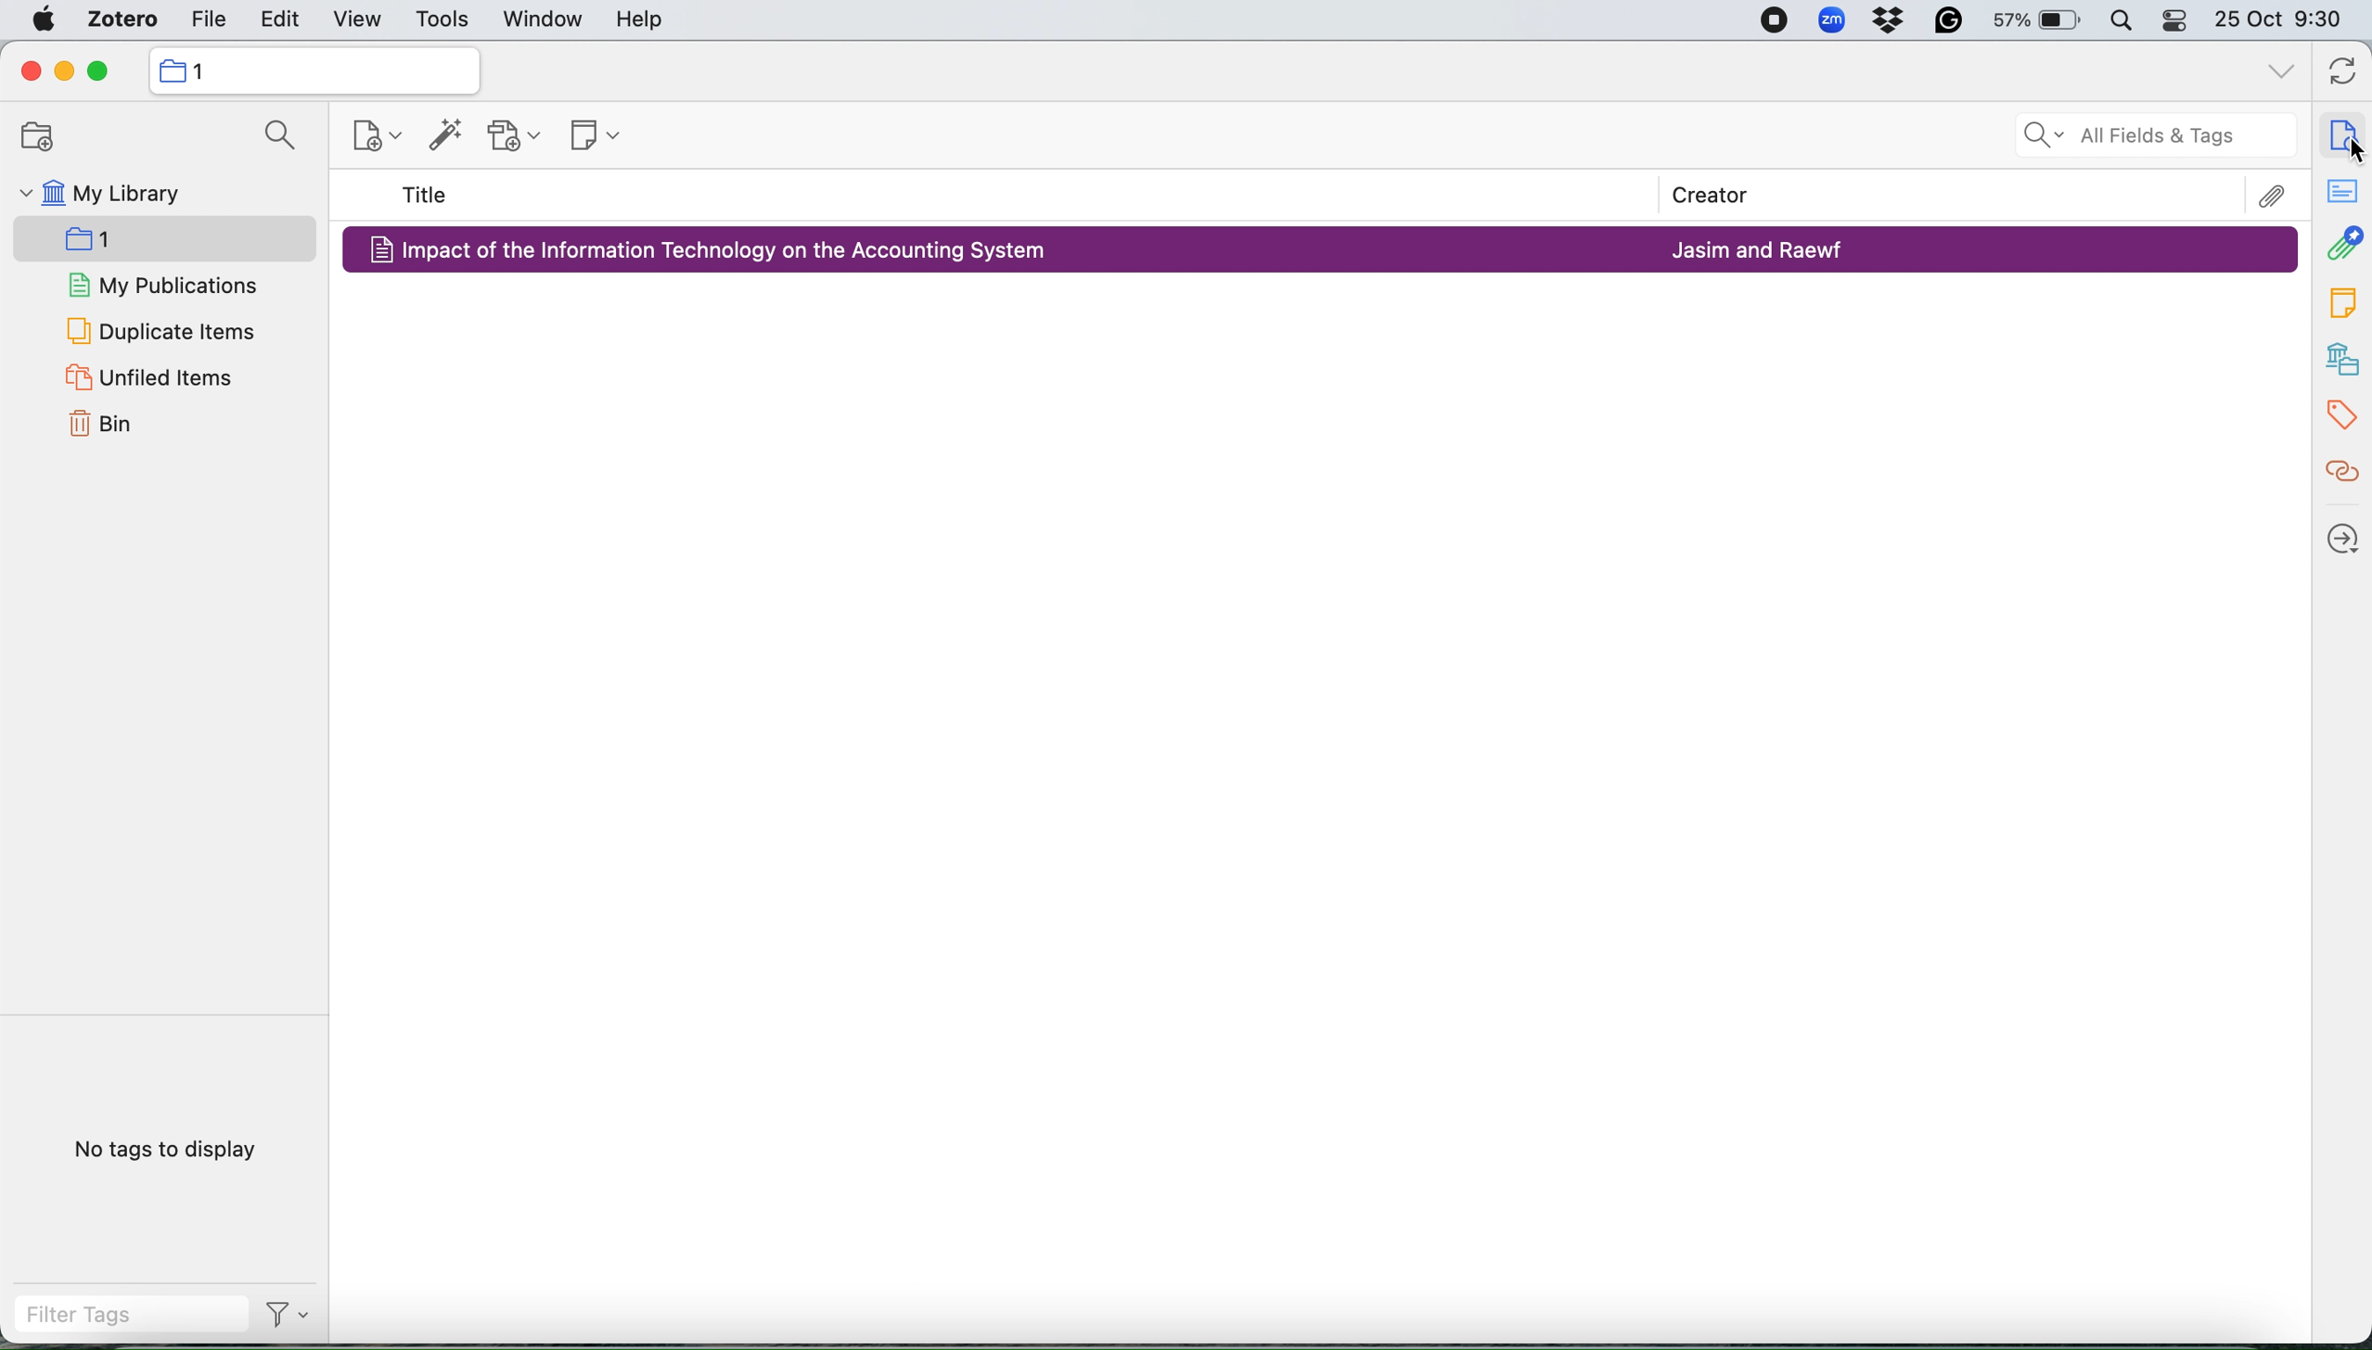 This screenshot has width=2372, height=1350. Describe the element at coordinates (160, 1150) in the screenshot. I see `no tags to display` at that location.